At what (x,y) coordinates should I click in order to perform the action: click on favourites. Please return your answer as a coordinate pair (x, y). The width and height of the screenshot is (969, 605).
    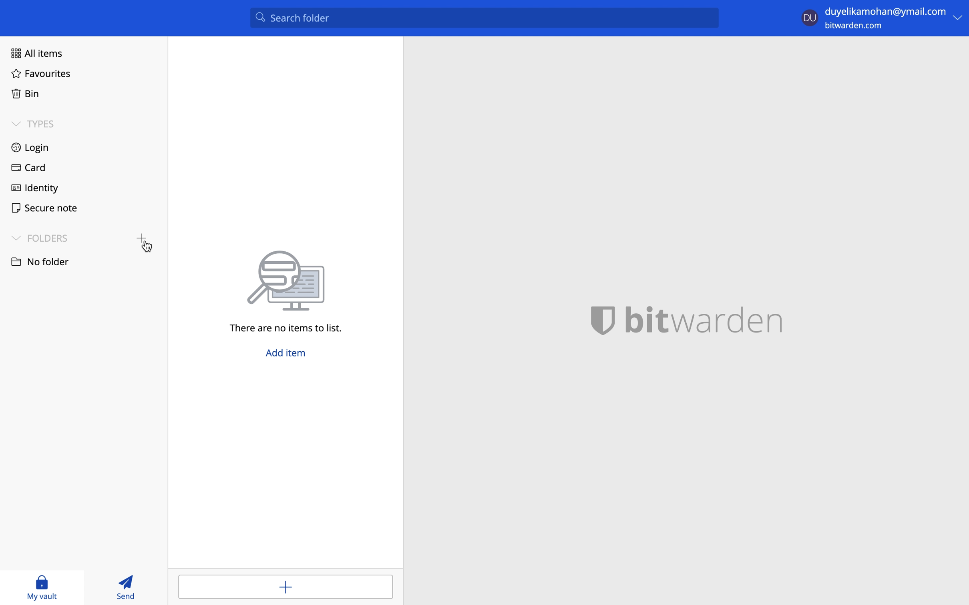
    Looking at the image, I should click on (41, 74).